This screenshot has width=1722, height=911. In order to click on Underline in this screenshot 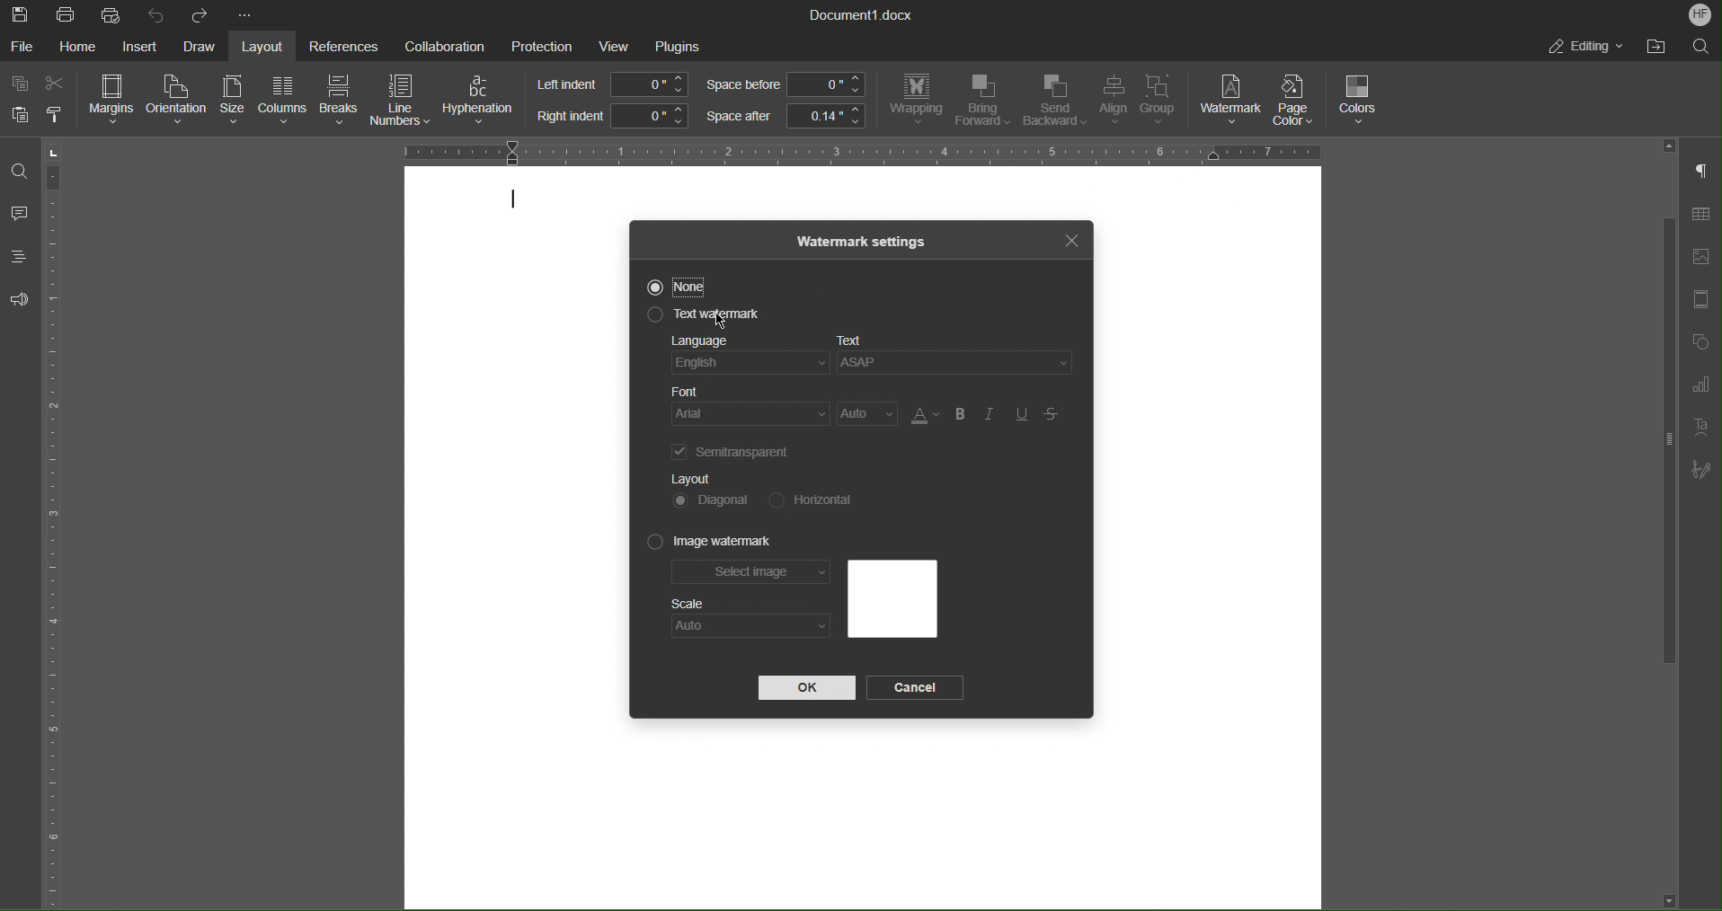, I will do `click(1023, 414)`.